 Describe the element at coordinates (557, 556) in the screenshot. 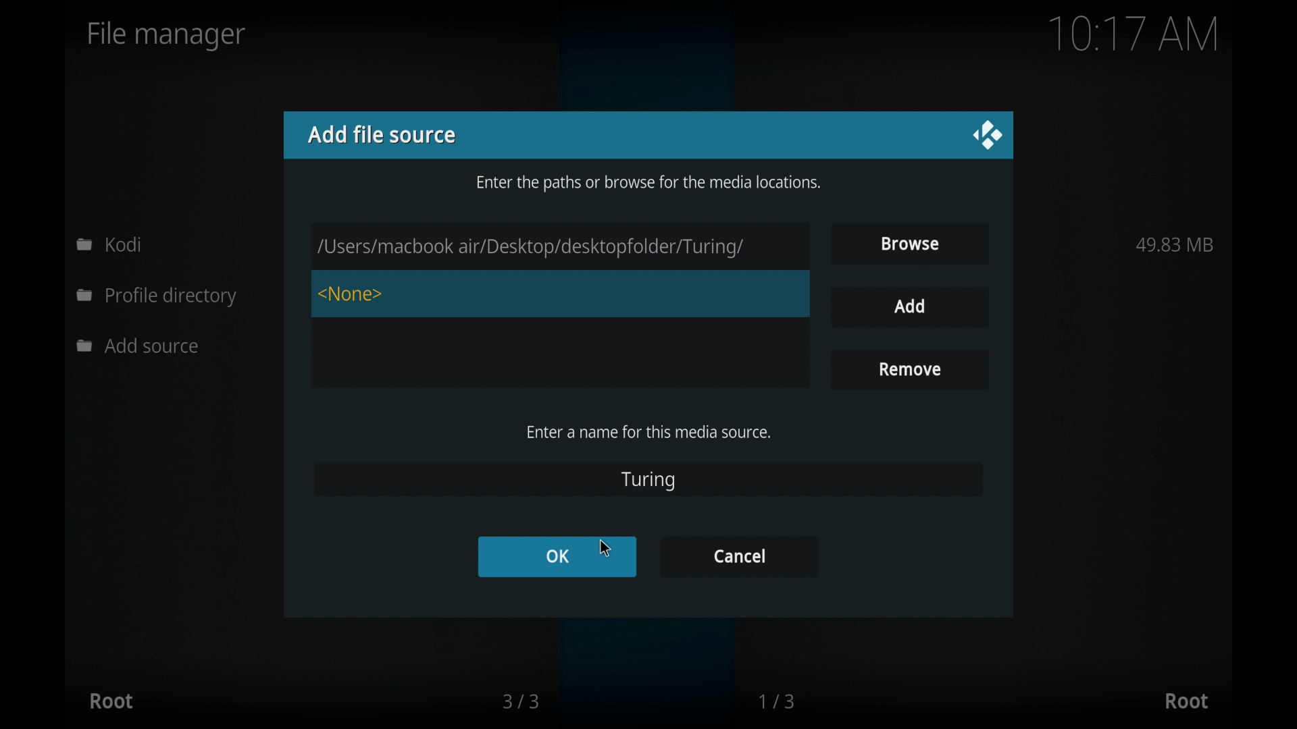

I see `ok` at that location.